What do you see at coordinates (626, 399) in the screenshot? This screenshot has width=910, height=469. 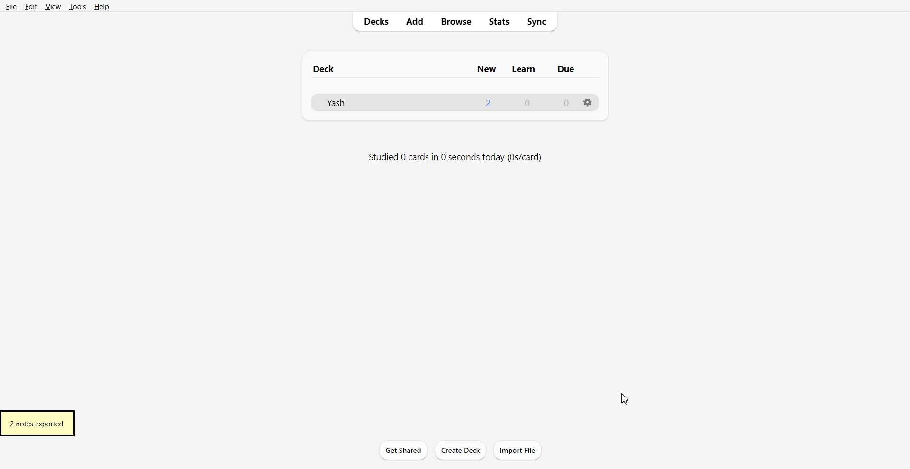 I see `Cursor` at bounding box center [626, 399].